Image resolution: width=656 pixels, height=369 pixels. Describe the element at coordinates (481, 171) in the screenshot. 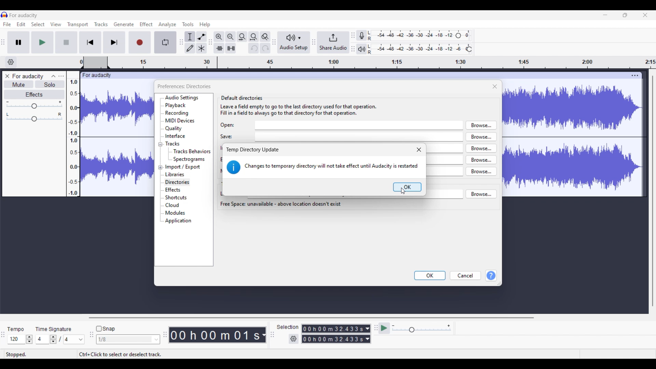

I see `browse` at that location.